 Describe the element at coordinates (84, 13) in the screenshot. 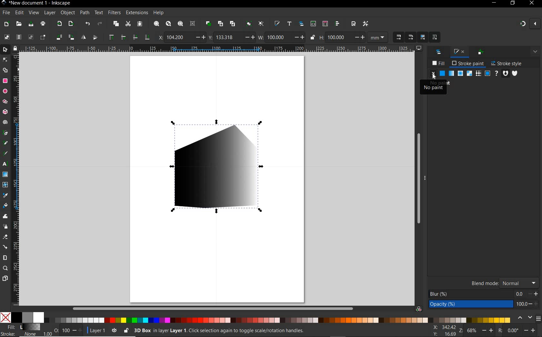

I see `PATH` at that location.